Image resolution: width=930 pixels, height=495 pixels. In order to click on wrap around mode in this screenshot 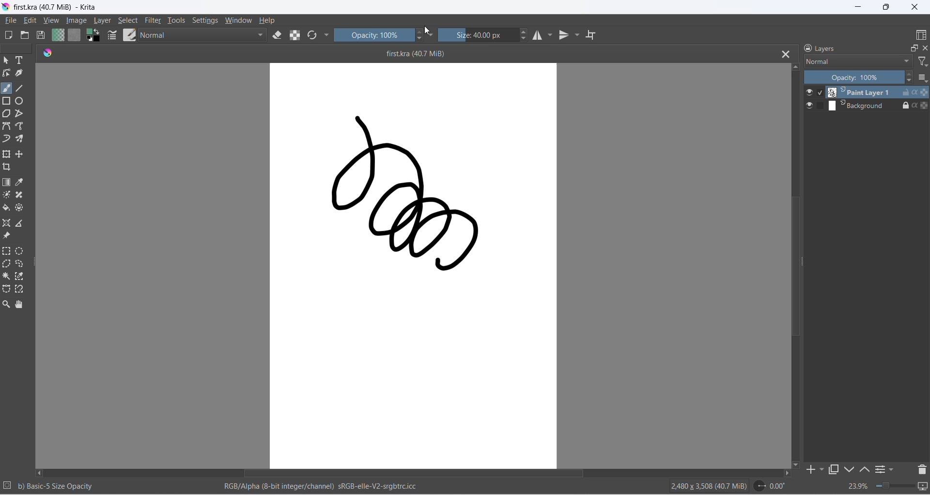, I will do `click(591, 35)`.